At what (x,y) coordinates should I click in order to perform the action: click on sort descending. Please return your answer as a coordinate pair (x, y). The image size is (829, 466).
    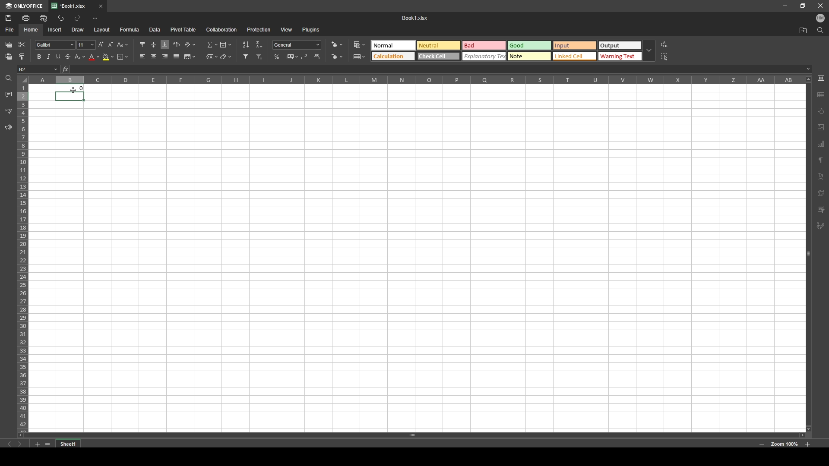
    Looking at the image, I should click on (259, 44).